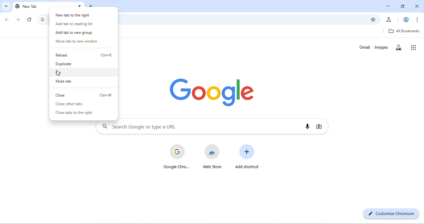 Image resolution: width=424 pixels, height=224 pixels. I want to click on customize chromium, so click(392, 213).